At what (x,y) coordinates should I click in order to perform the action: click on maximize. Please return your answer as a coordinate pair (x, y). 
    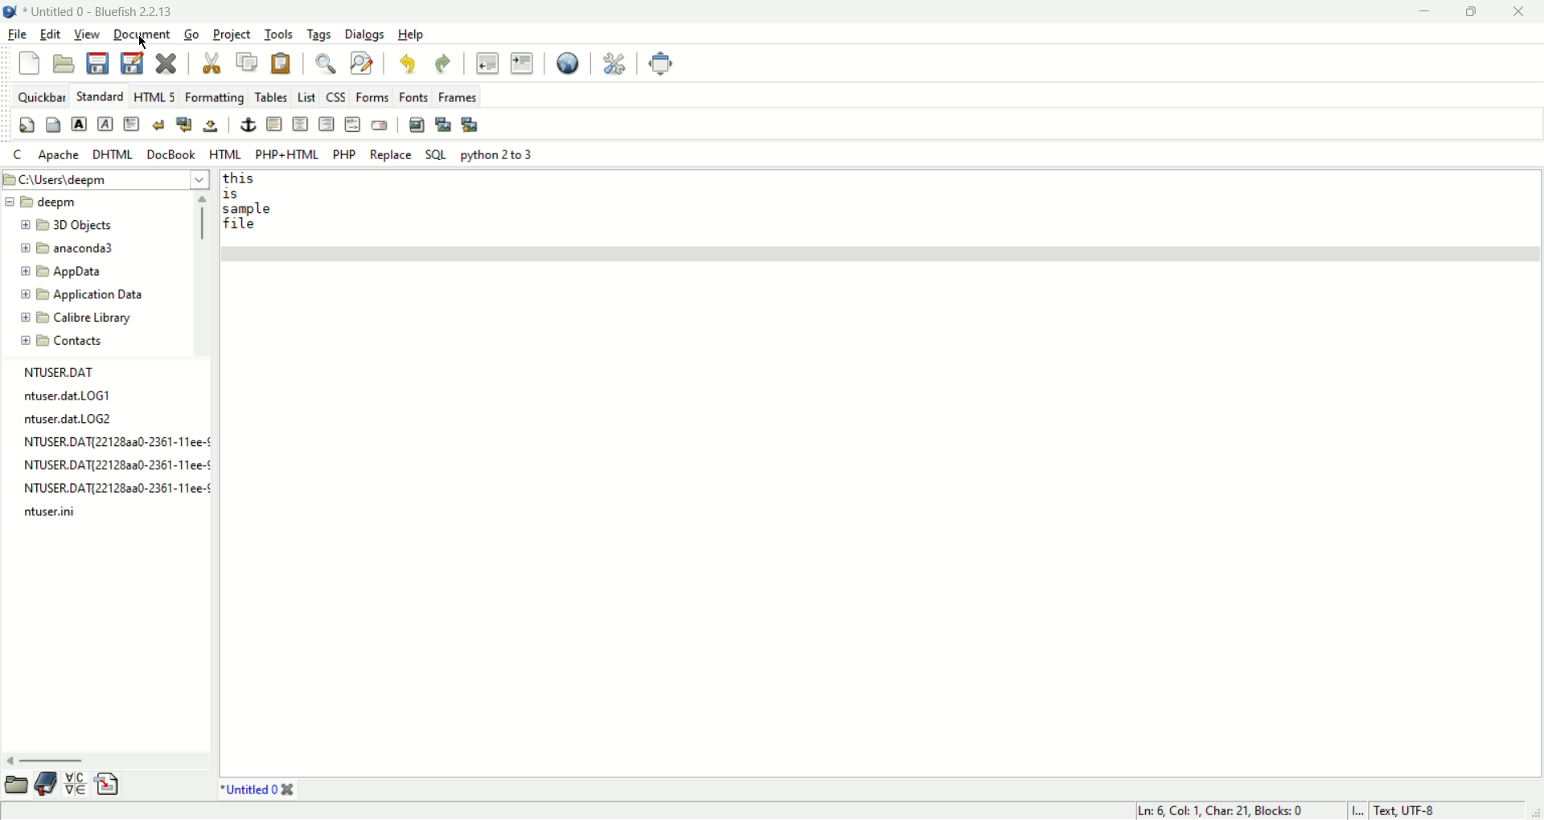
    Looking at the image, I should click on (1471, 12).